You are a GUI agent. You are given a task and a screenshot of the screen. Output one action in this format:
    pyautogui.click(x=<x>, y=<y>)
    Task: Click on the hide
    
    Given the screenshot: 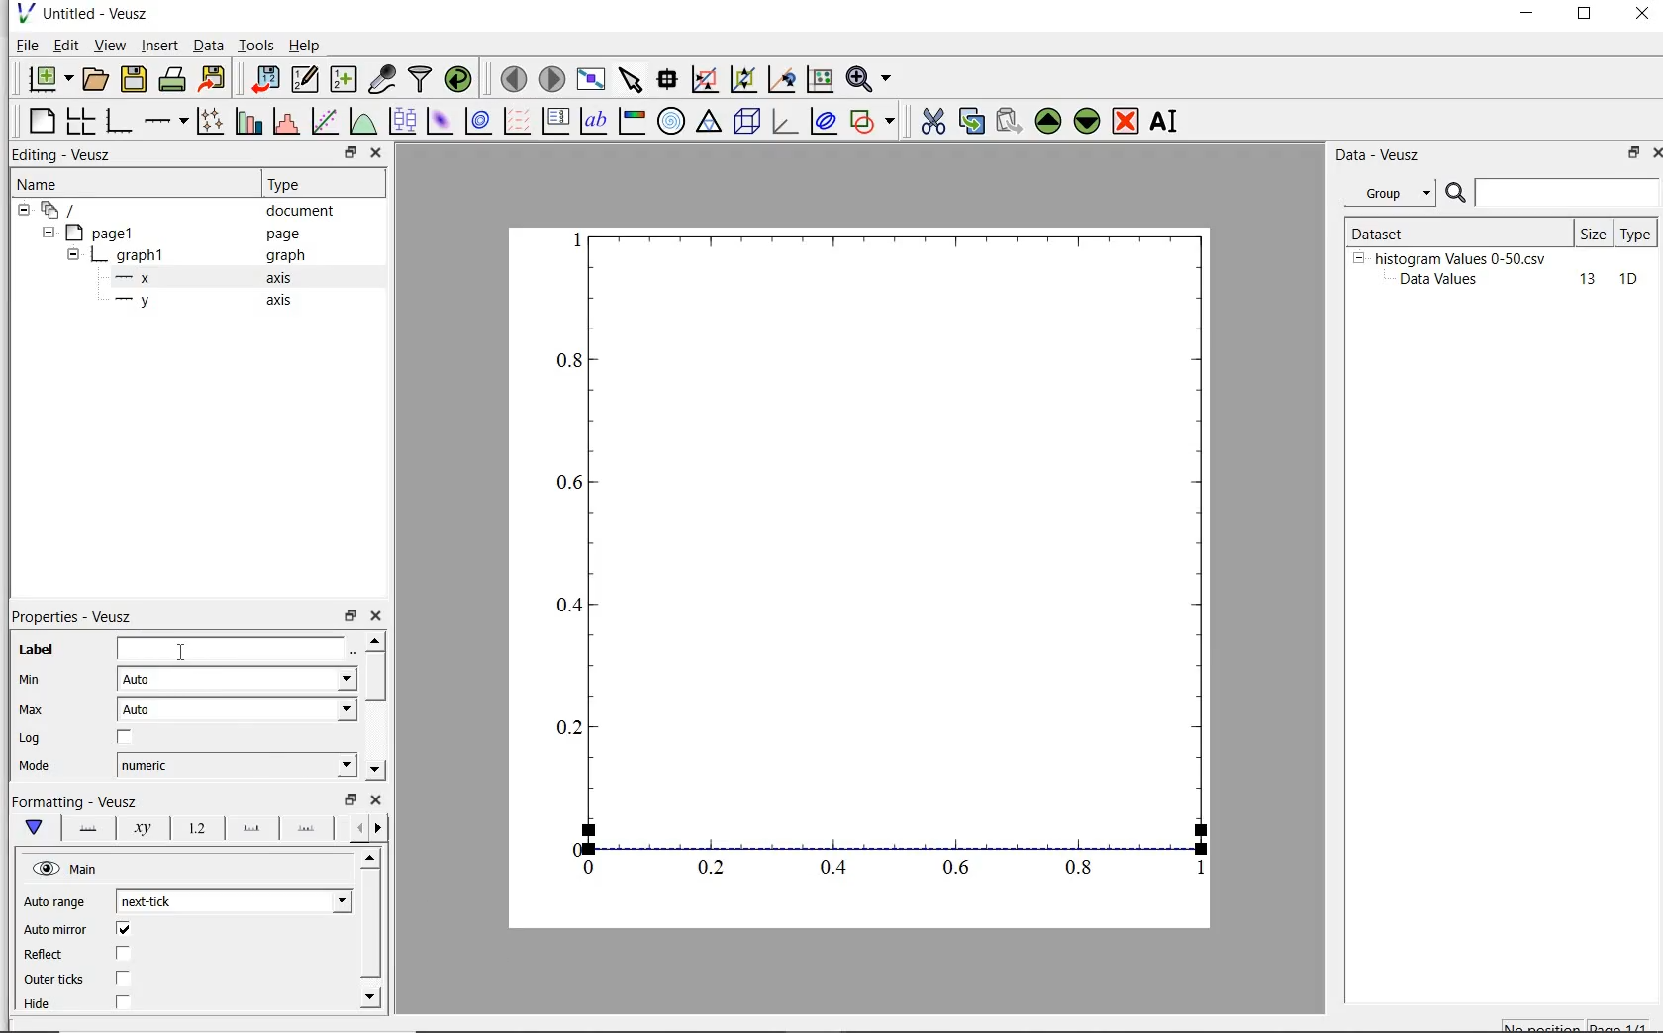 What is the action you would take?
    pyautogui.click(x=1358, y=257)
    